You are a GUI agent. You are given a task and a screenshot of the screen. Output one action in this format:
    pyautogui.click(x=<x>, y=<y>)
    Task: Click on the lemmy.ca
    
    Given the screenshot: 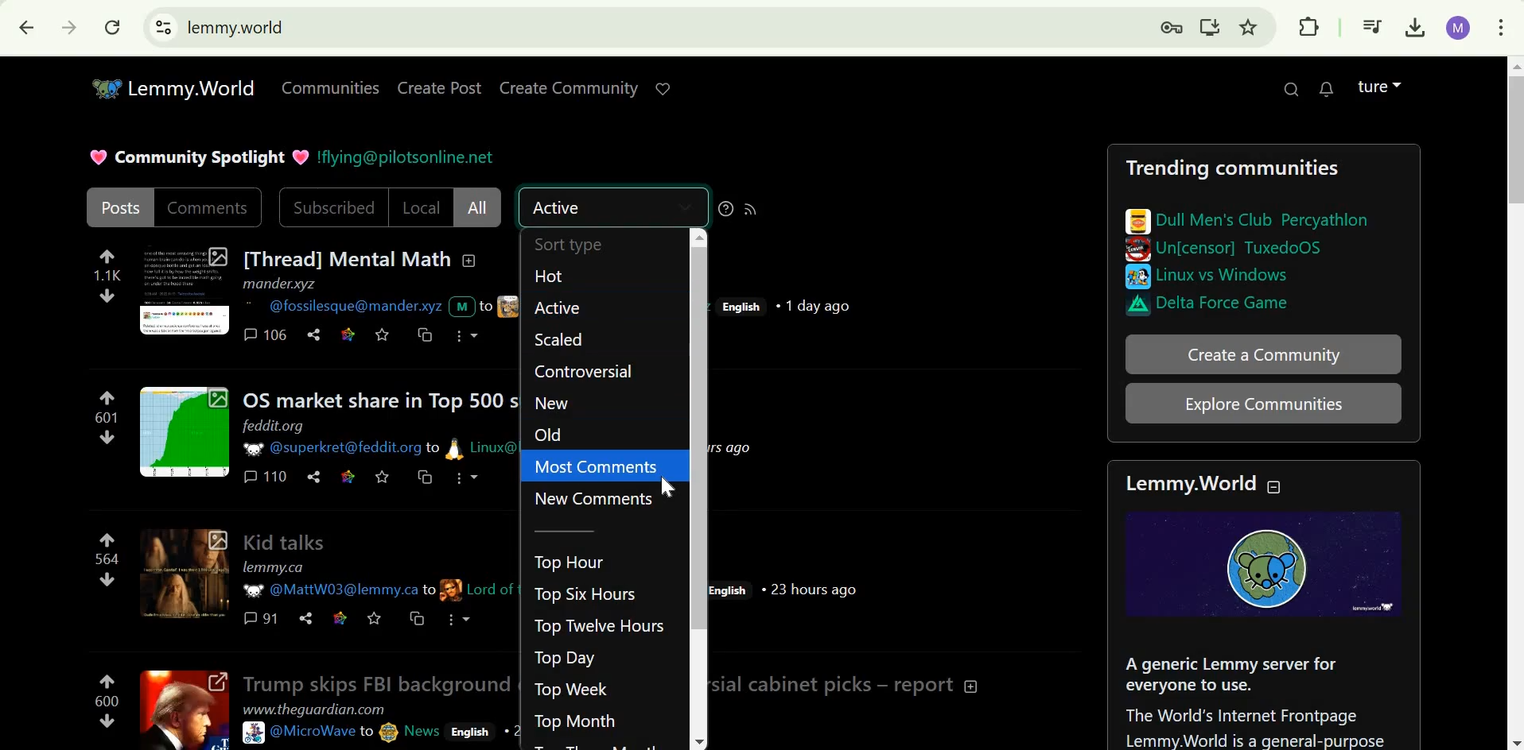 What is the action you would take?
    pyautogui.click(x=274, y=567)
    